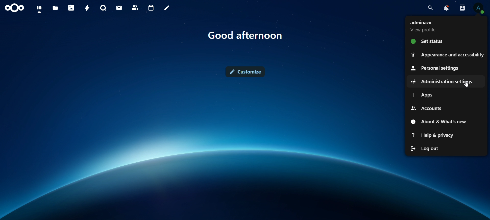 Image resolution: width=490 pixels, height=220 pixels. What do you see at coordinates (446, 8) in the screenshot?
I see `notifications` at bounding box center [446, 8].